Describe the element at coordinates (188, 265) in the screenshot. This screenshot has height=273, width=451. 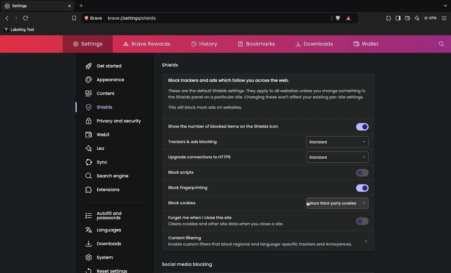
I see `Social media blocking` at that location.